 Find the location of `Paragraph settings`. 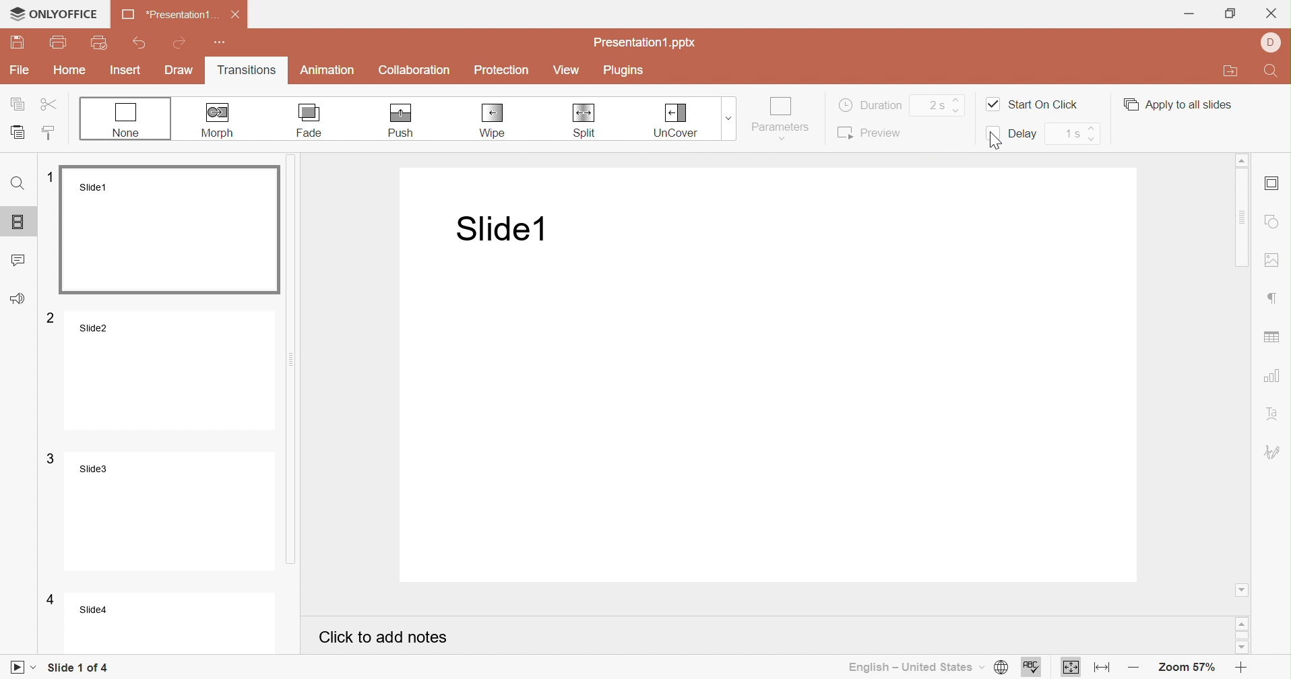

Paragraph settings is located at coordinates (1274, 298).